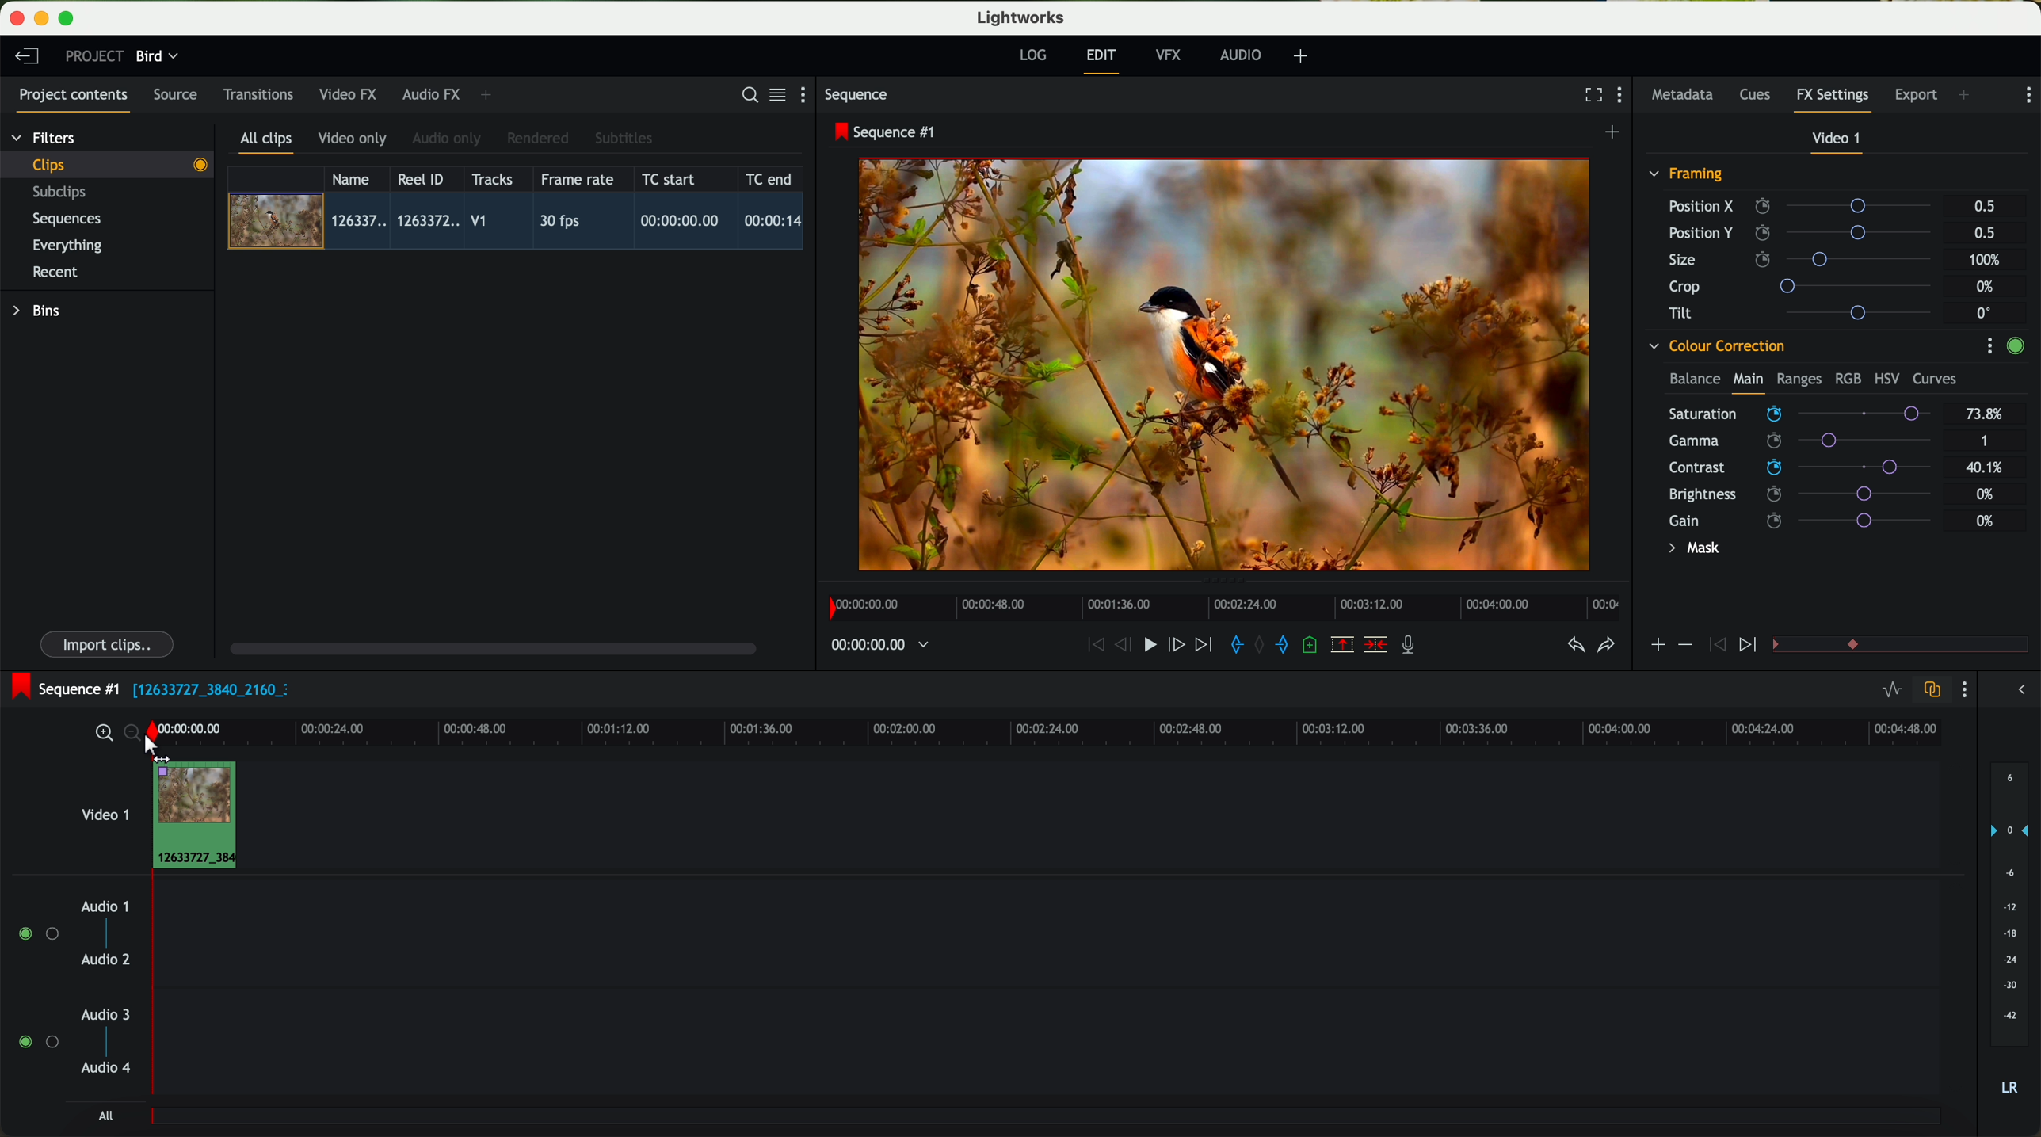  What do you see at coordinates (39, 311) in the screenshot?
I see `bins` at bounding box center [39, 311].